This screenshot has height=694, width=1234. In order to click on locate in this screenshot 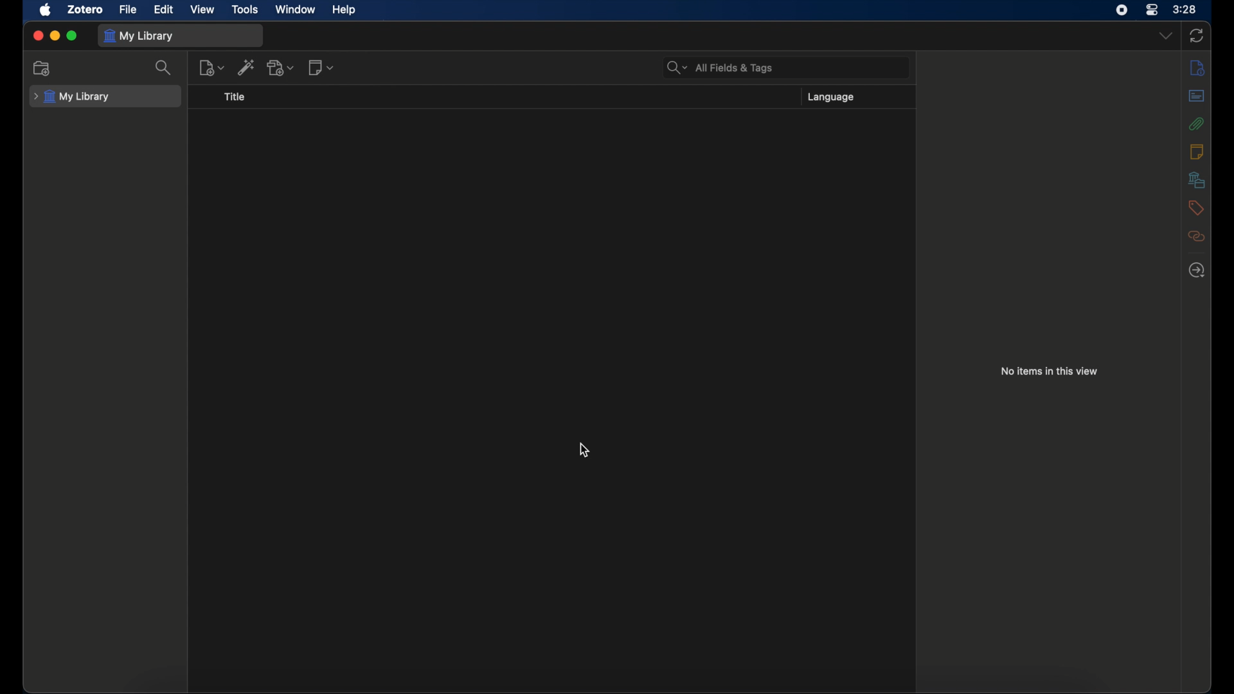, I will do `click(1196, 270)`.